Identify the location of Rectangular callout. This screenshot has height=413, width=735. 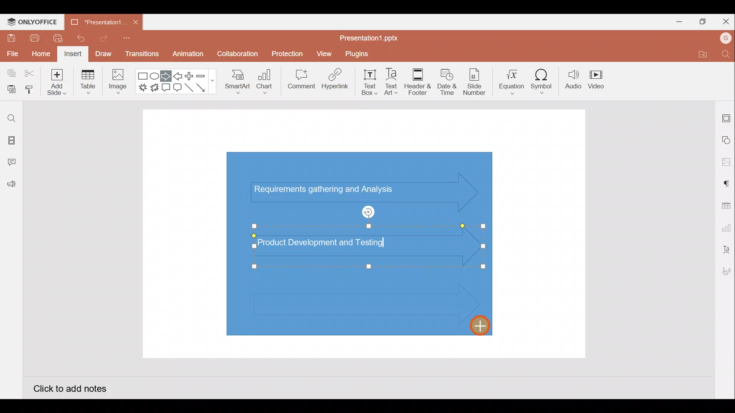
(166, 88).